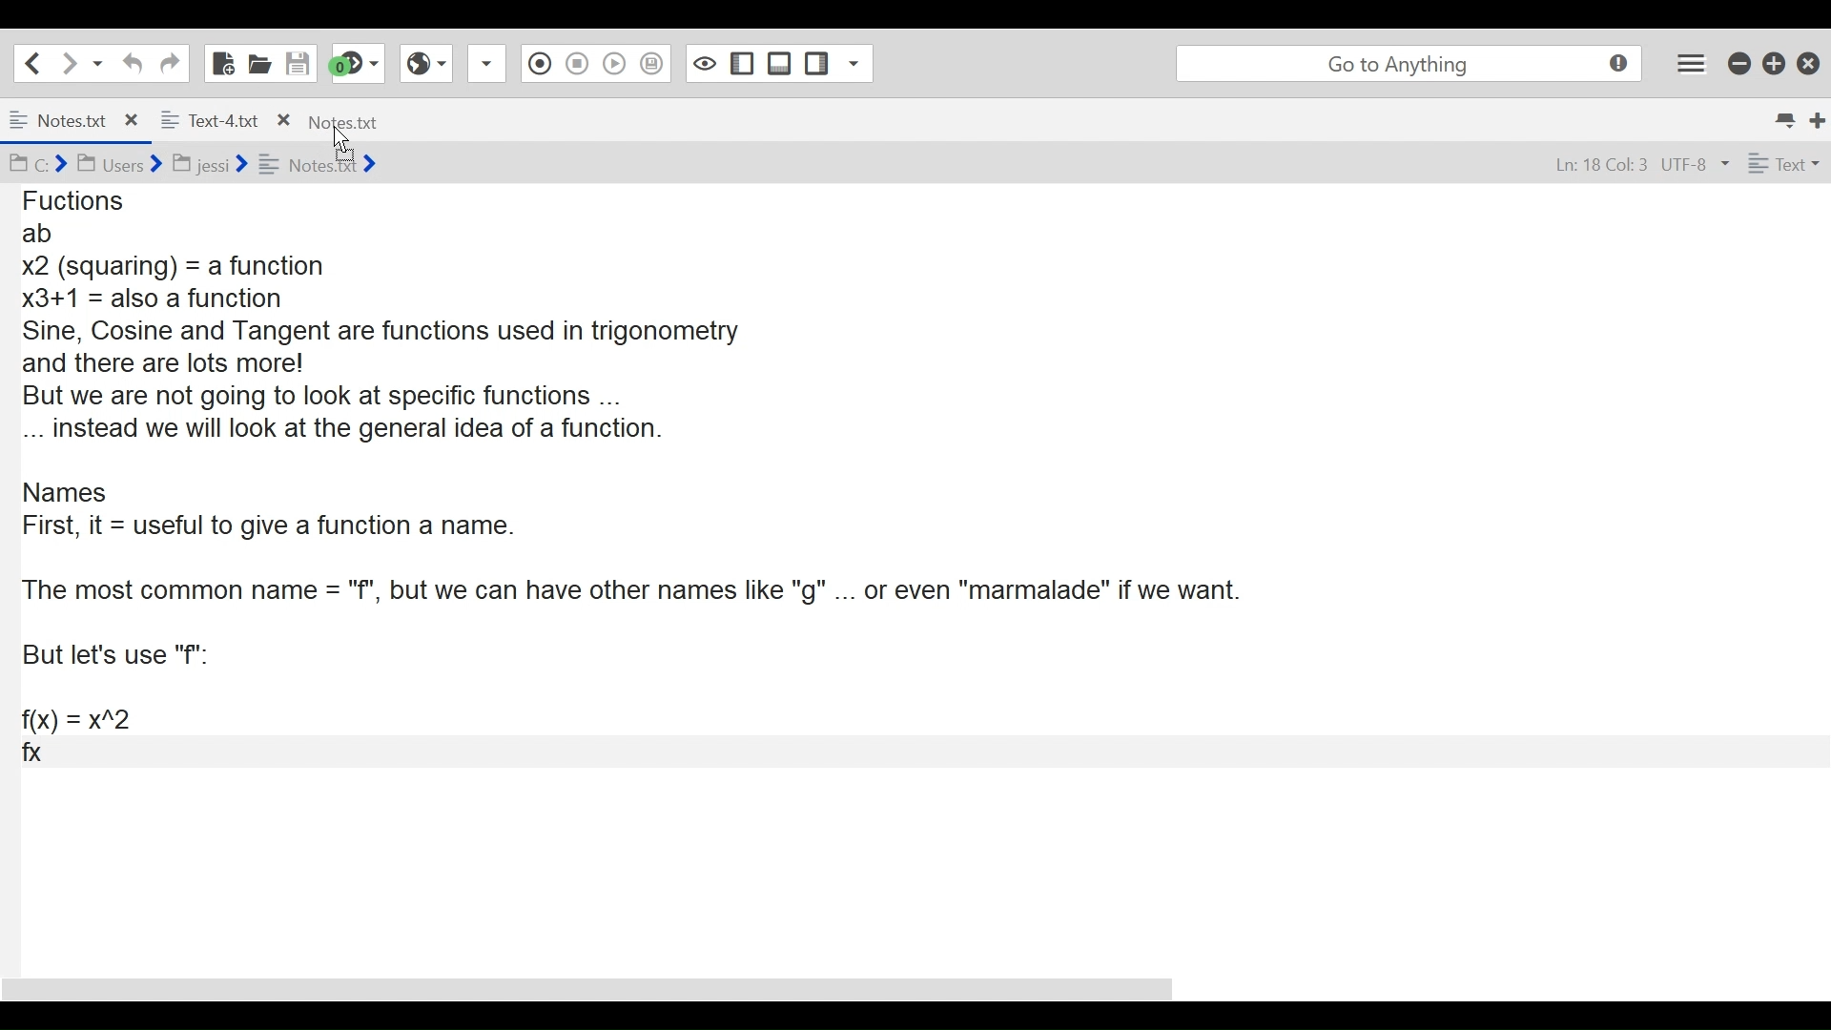  Describe the element at coordinates (36, 164) in the screenshot. I see `c:` at that location.